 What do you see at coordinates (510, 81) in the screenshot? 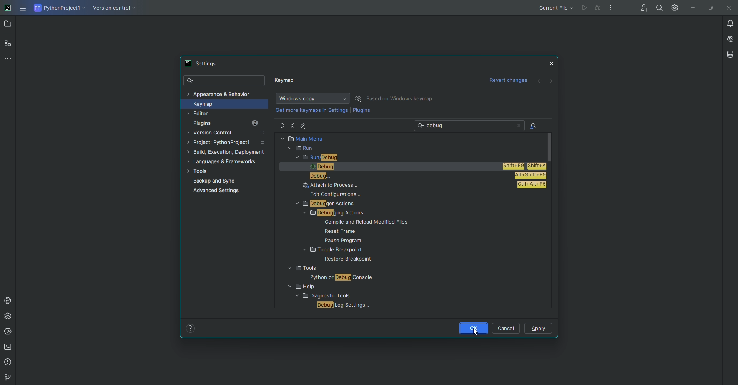
I see `revert changes` at bounding box center [510, 81].